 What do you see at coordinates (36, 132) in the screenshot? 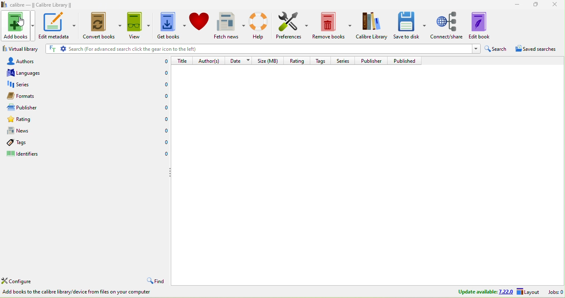
I see `news` at bounding box center [36, 132].